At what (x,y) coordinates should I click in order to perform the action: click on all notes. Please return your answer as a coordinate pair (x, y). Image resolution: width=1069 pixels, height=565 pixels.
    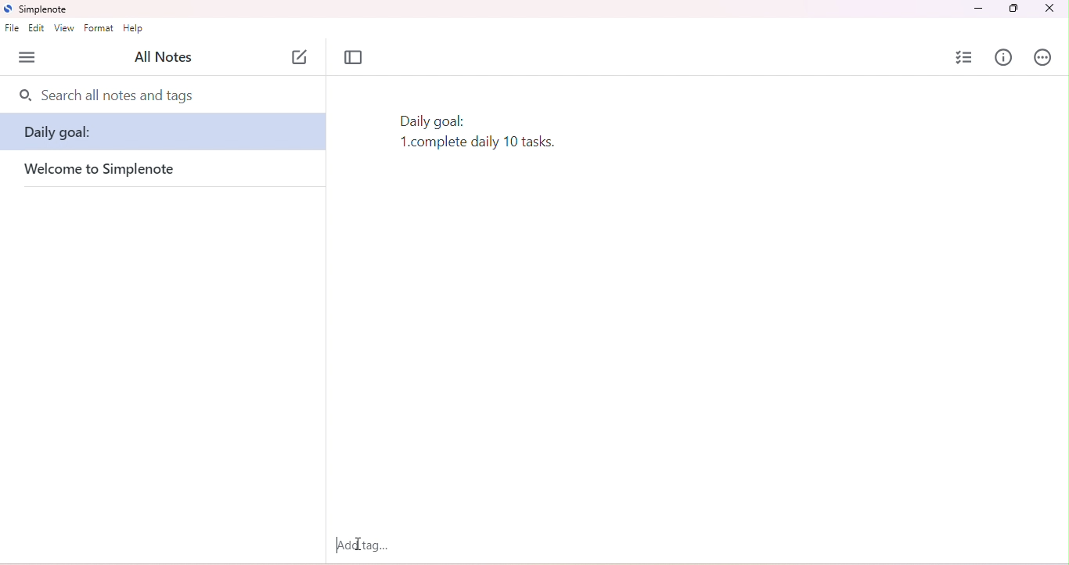
    Looking at the image, I should click on (163, 56).